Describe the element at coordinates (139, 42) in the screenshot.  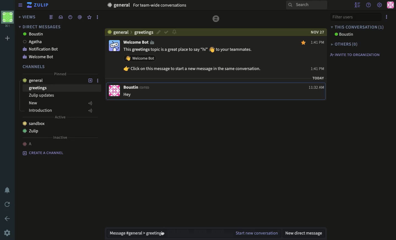
I see `Welcome Bot` at that location.